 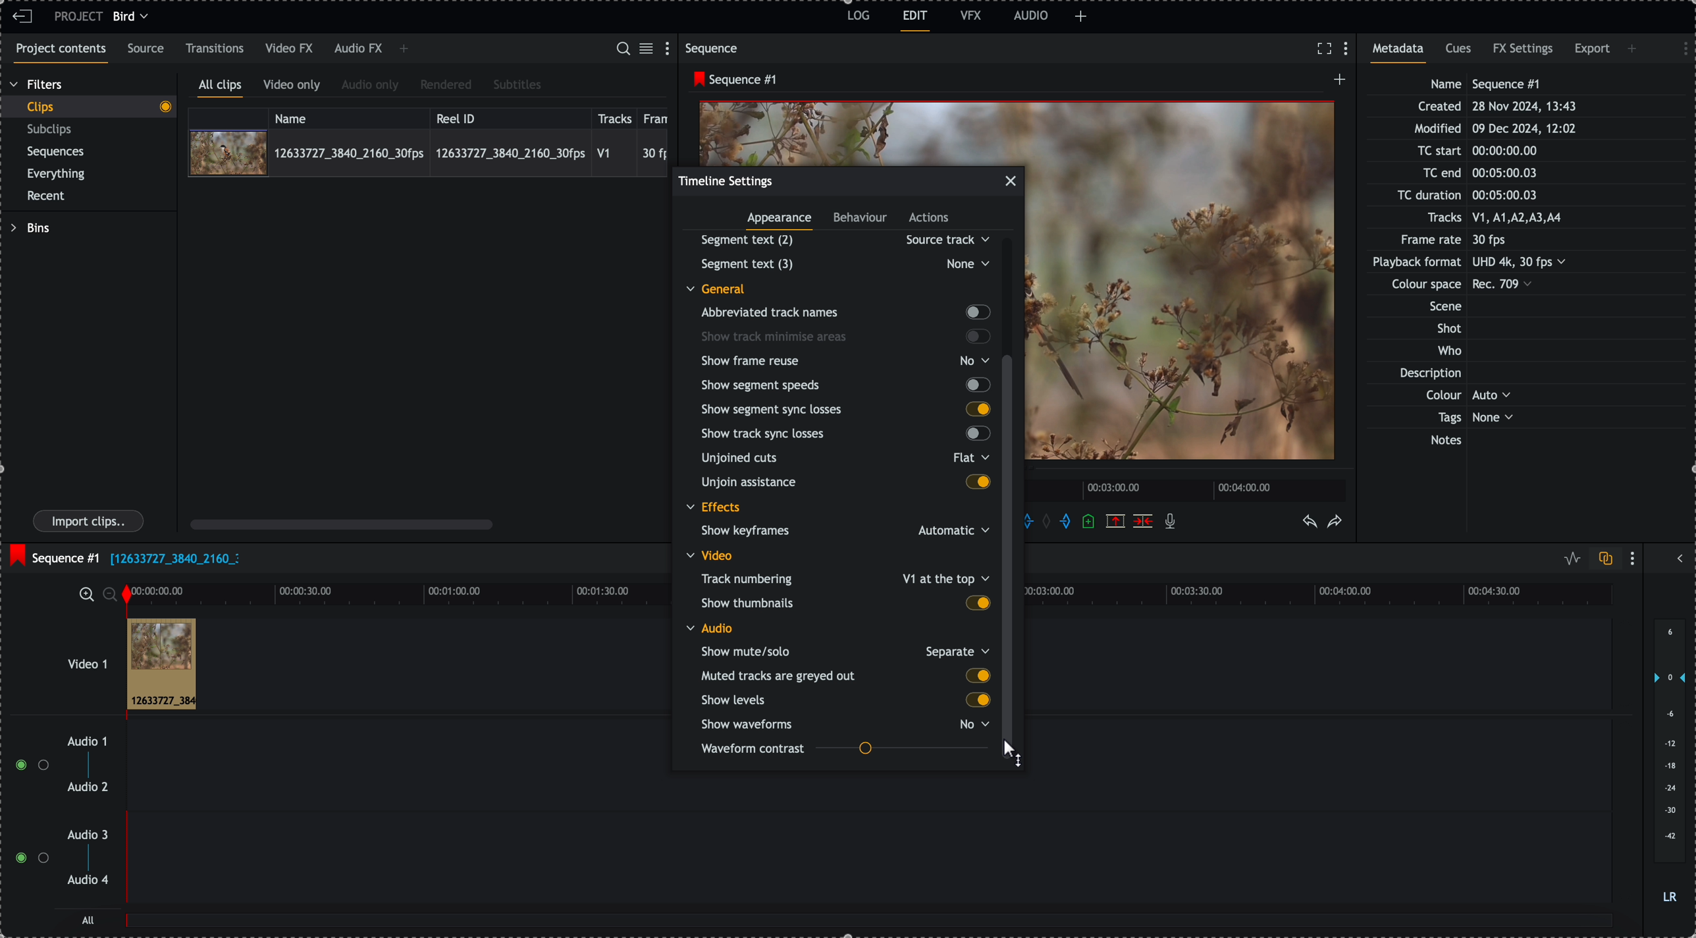 What do you see at coordinates (517, 86) in the screenshot?
I see `subtitles` at bounding box center [517, 86].